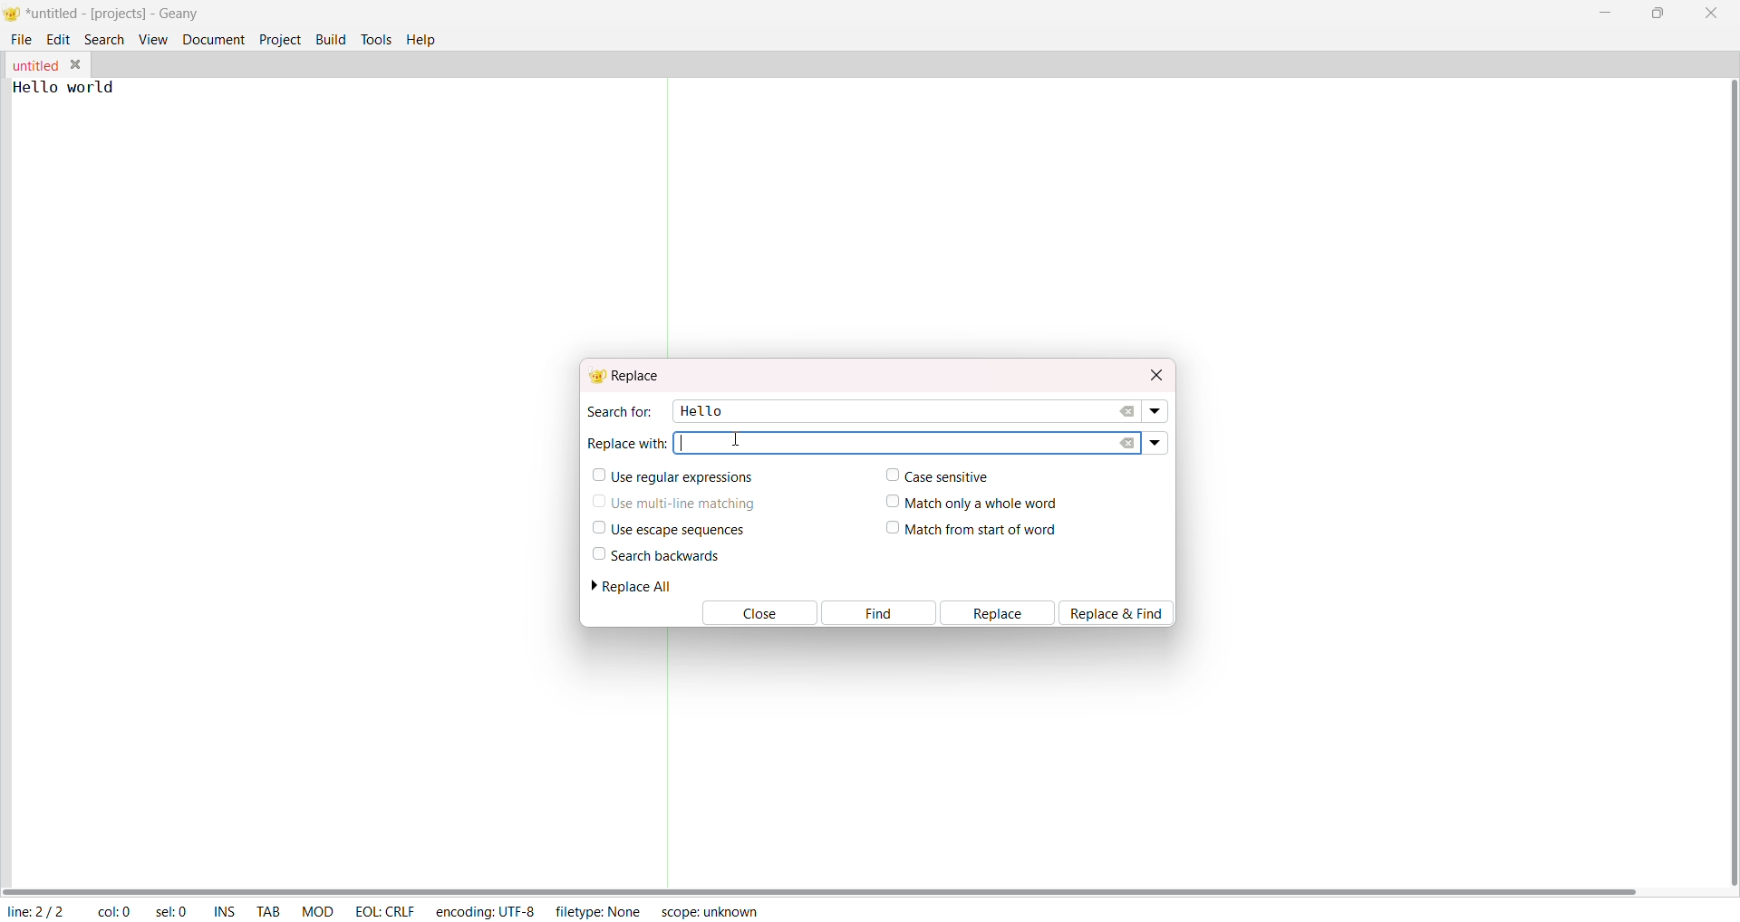  What do you see at coordinates (823, 889) in the screenshot?
I see `horizontal scroll bar` at bounding box center [823, 889].